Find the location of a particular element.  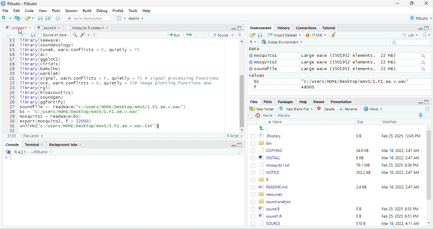

| SOURCE is located at coordinates (270, 216).